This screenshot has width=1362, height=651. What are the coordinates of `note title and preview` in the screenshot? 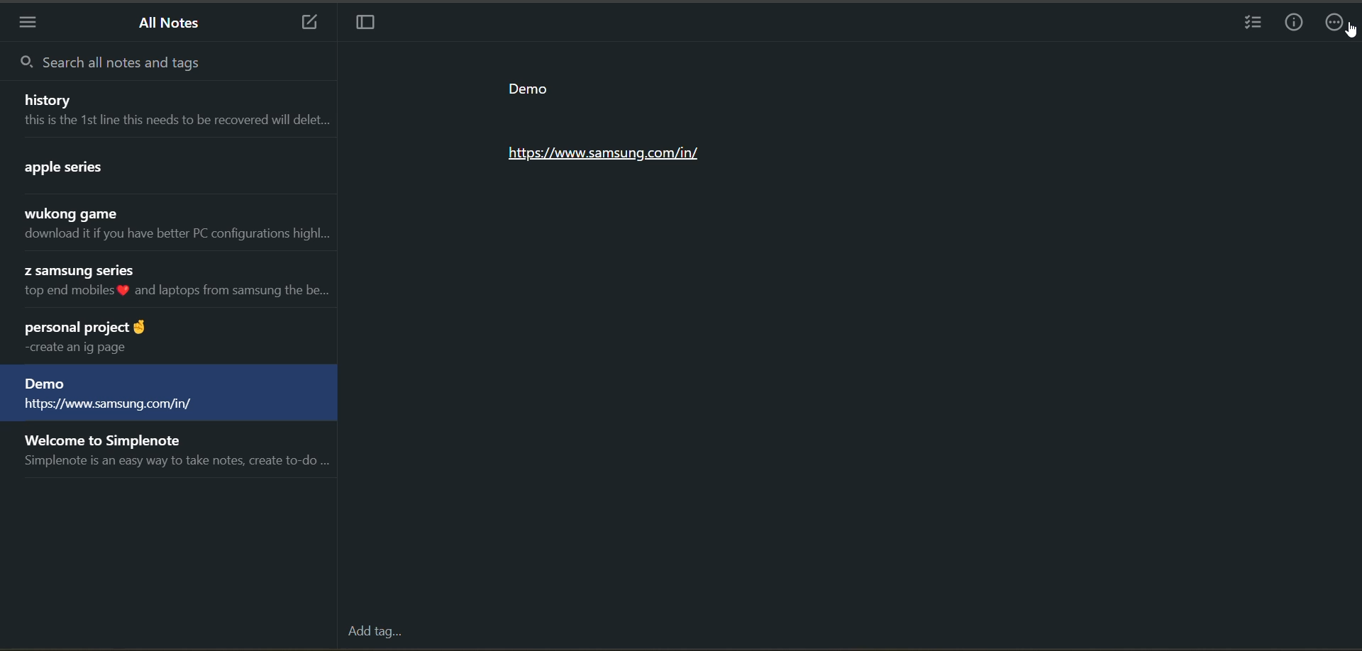 It's located at (170, 169).